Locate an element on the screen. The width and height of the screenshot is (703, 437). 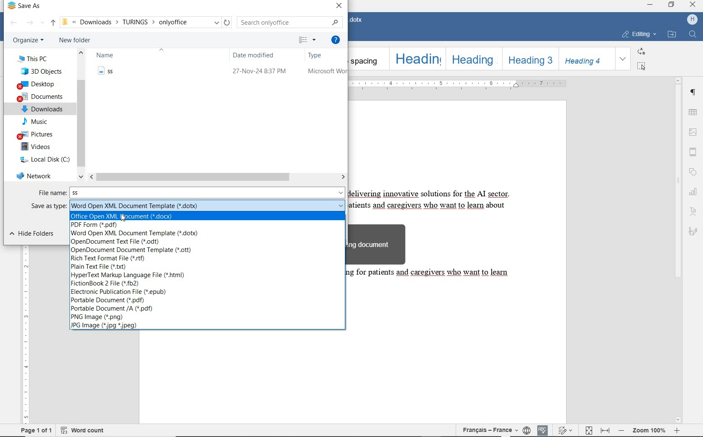
SELECT ALL is located at coordinates (641, 66).